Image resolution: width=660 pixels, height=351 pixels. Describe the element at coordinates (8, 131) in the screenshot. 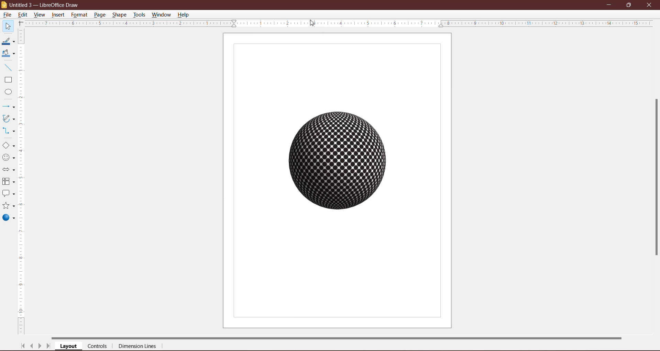

I see `Connectors` at that location.